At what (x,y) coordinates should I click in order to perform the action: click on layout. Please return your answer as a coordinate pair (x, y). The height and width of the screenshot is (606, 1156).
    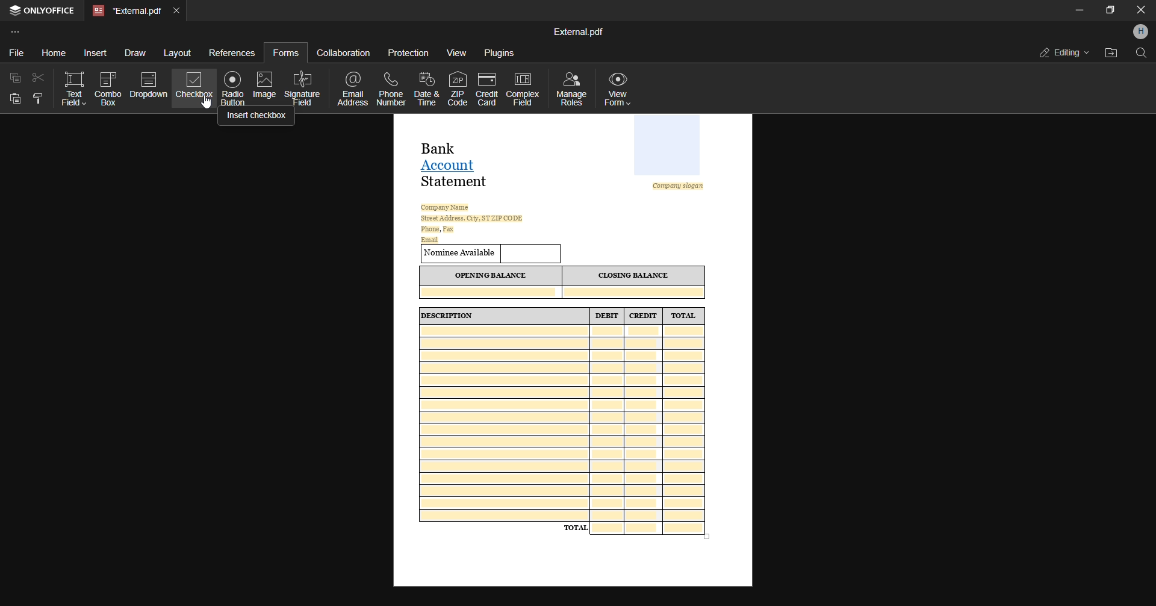
    Looking at the image, I should click on (178, 53).